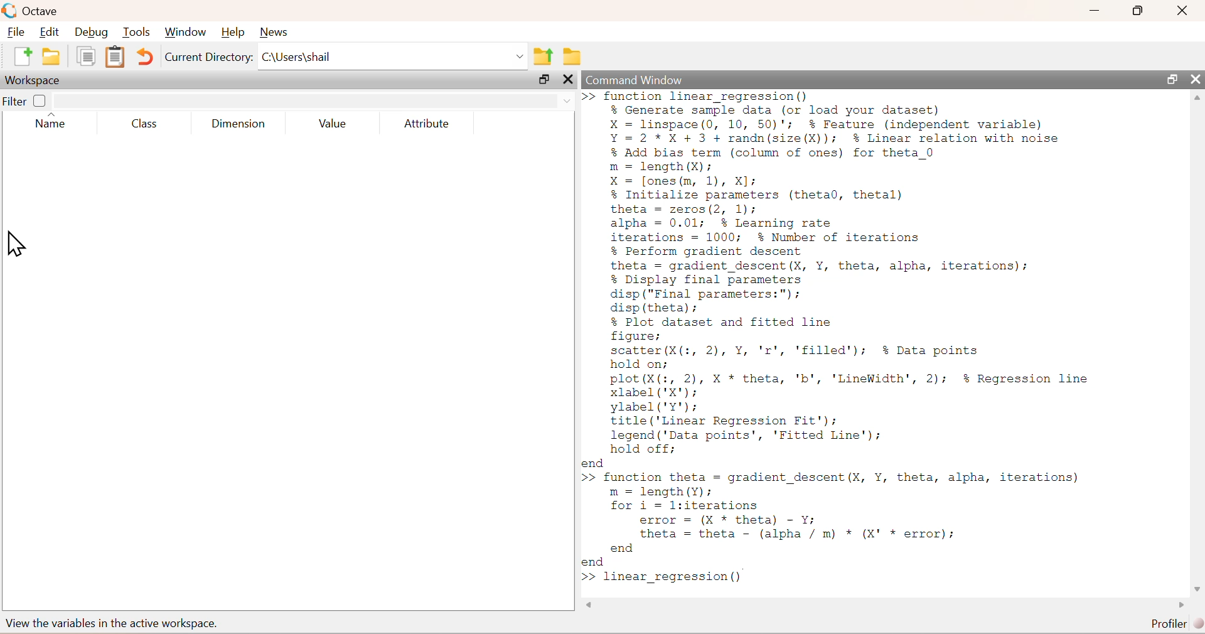 The width and height of the screenshot is (1205, 634). Describe the element at coordinates (92, 31) in the screenshot. I see `Debug` at that location.